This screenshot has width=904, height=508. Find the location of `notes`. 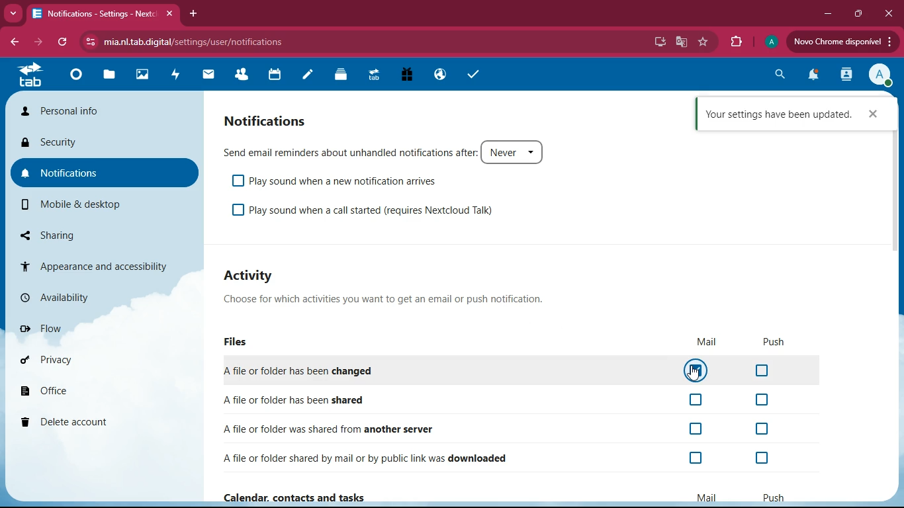

notes is located at coordinates (310, 77).